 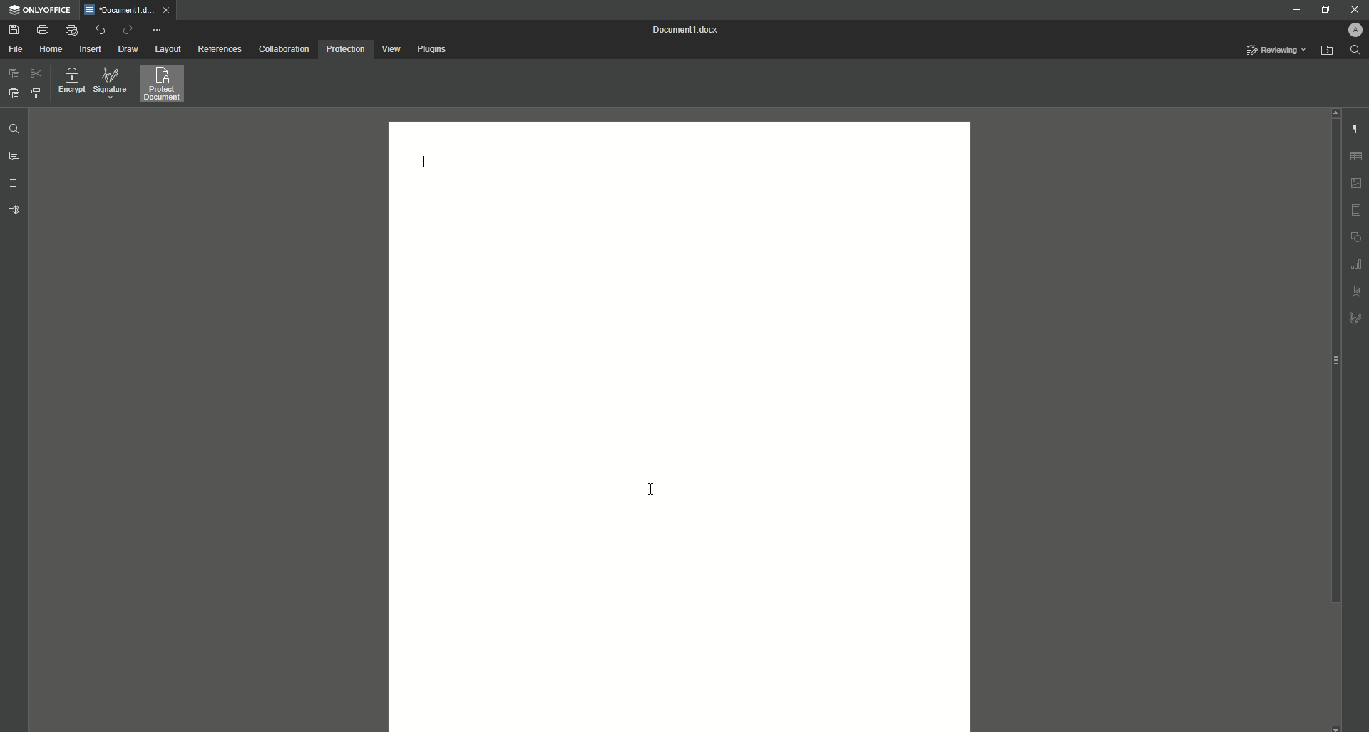 I want to click on Paste, so click(x=12, y=93).